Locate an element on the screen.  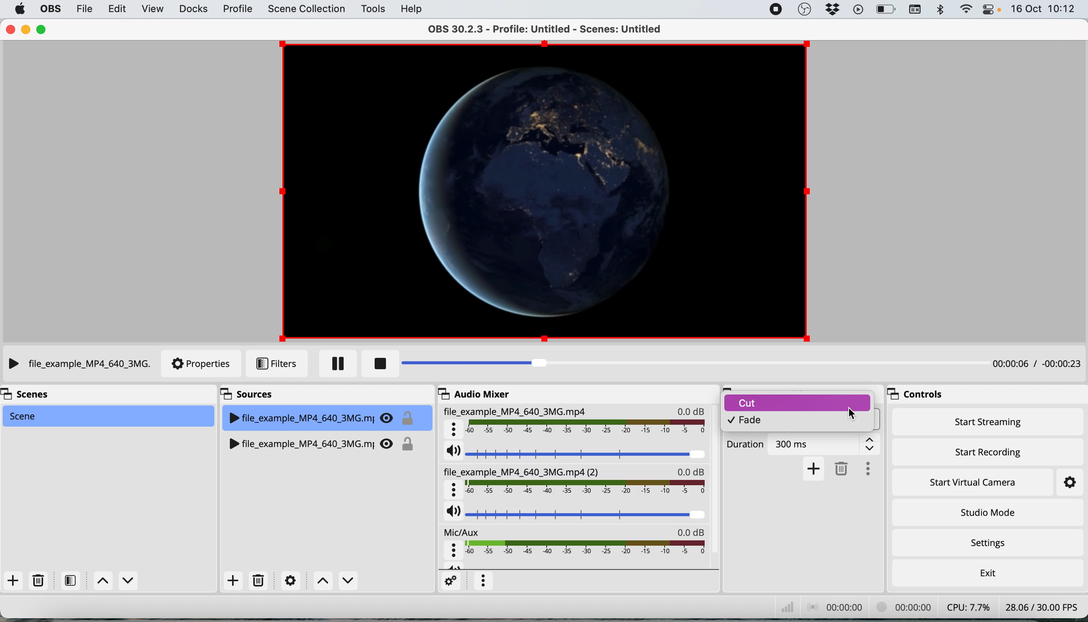
add scene is located at coordinates (12, 581).